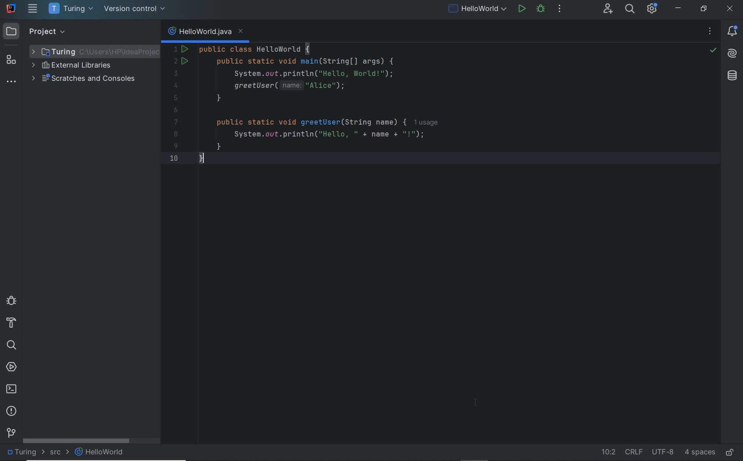 This screenshot has width=743, height=461. What do you see at coordinates (730, 453) in the screenshot?
I see `make file ready only` at bounding box center [730, 453].